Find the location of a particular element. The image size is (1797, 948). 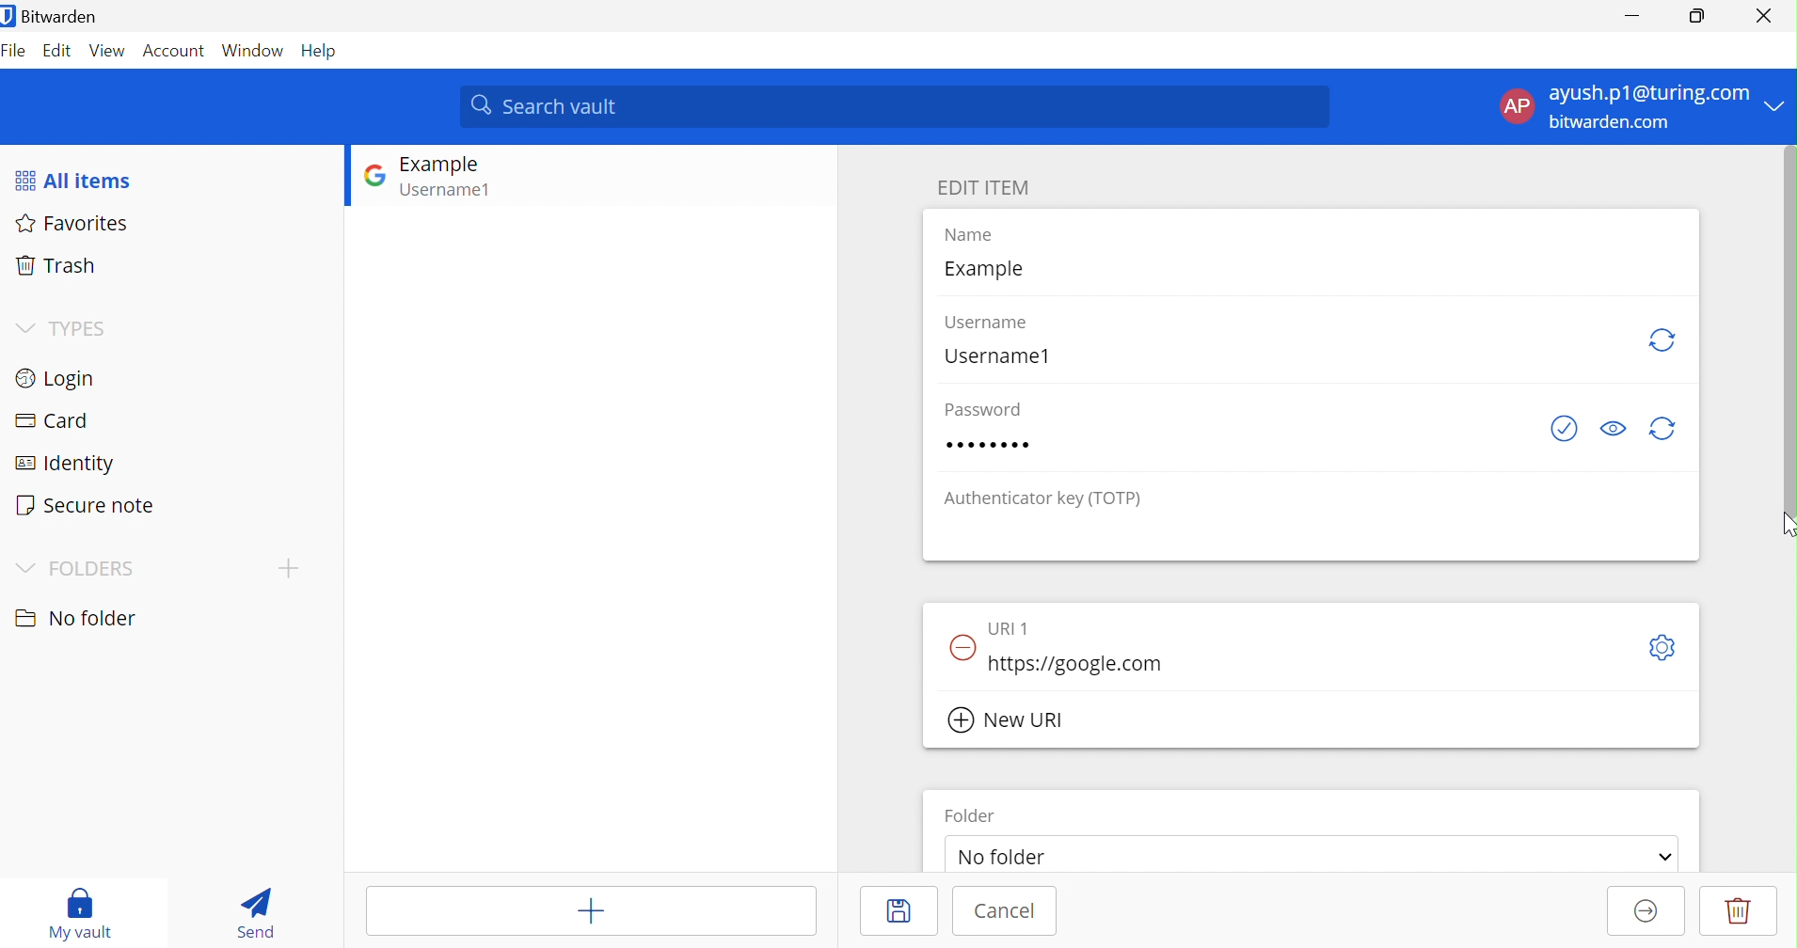

All items is located at coordinates (74, 179).